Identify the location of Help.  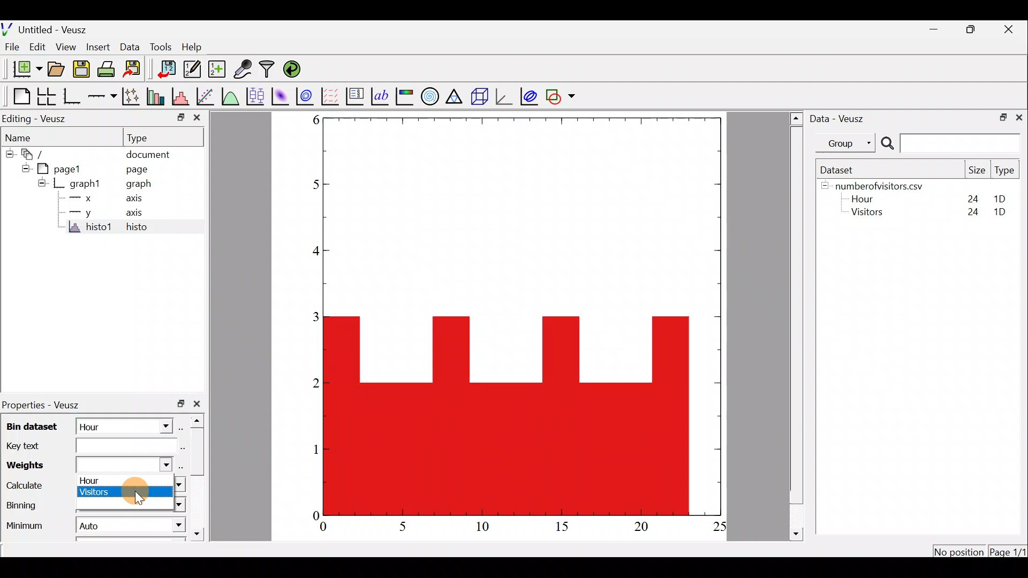
(193, 48).